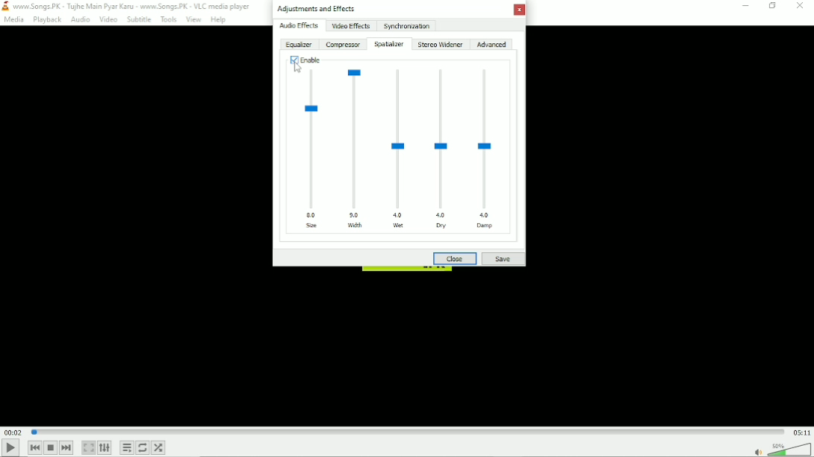  What do you see at coordinates (520, 10) in the screenshot?
I see `Close` at bounding box center [520, 10].